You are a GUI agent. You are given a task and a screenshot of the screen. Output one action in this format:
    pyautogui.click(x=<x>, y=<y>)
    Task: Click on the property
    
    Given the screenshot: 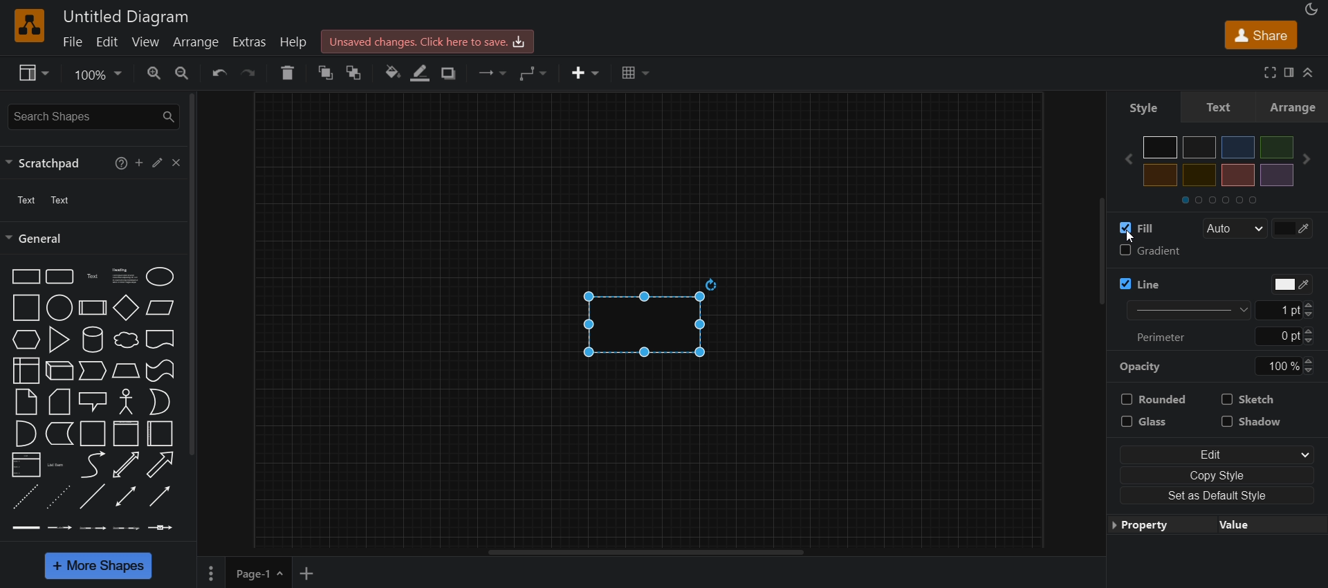 What is the action you would take?
    pyautogui.click(x=1154, y=526)
    